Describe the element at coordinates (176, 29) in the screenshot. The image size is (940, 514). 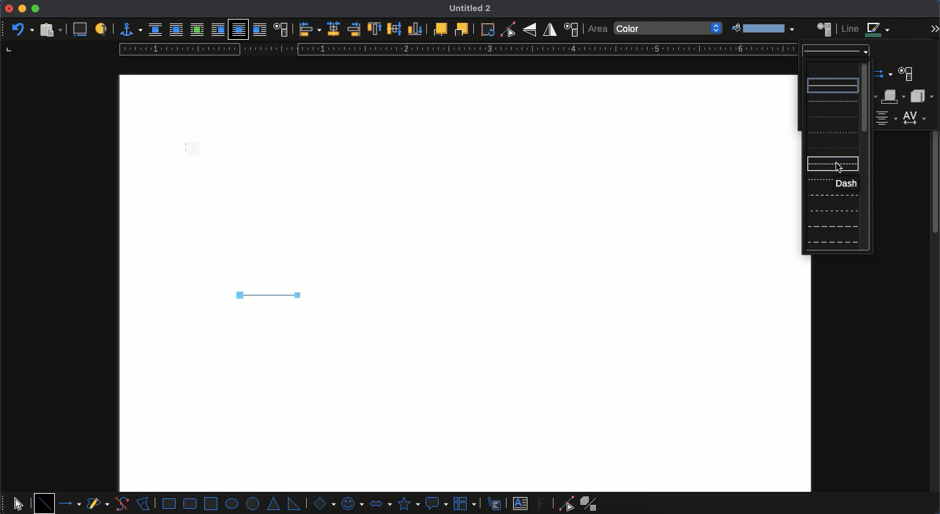
I see `parallel` at that location.